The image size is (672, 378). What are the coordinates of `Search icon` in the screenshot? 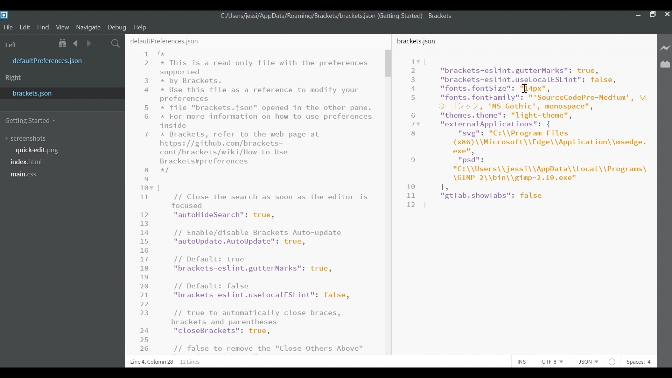 It's located at (116, 44).